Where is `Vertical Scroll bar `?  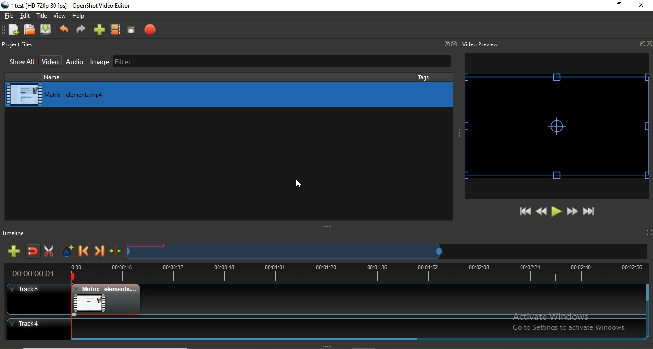 Vertical Scroll bar  is located at coordinates (649, 312).